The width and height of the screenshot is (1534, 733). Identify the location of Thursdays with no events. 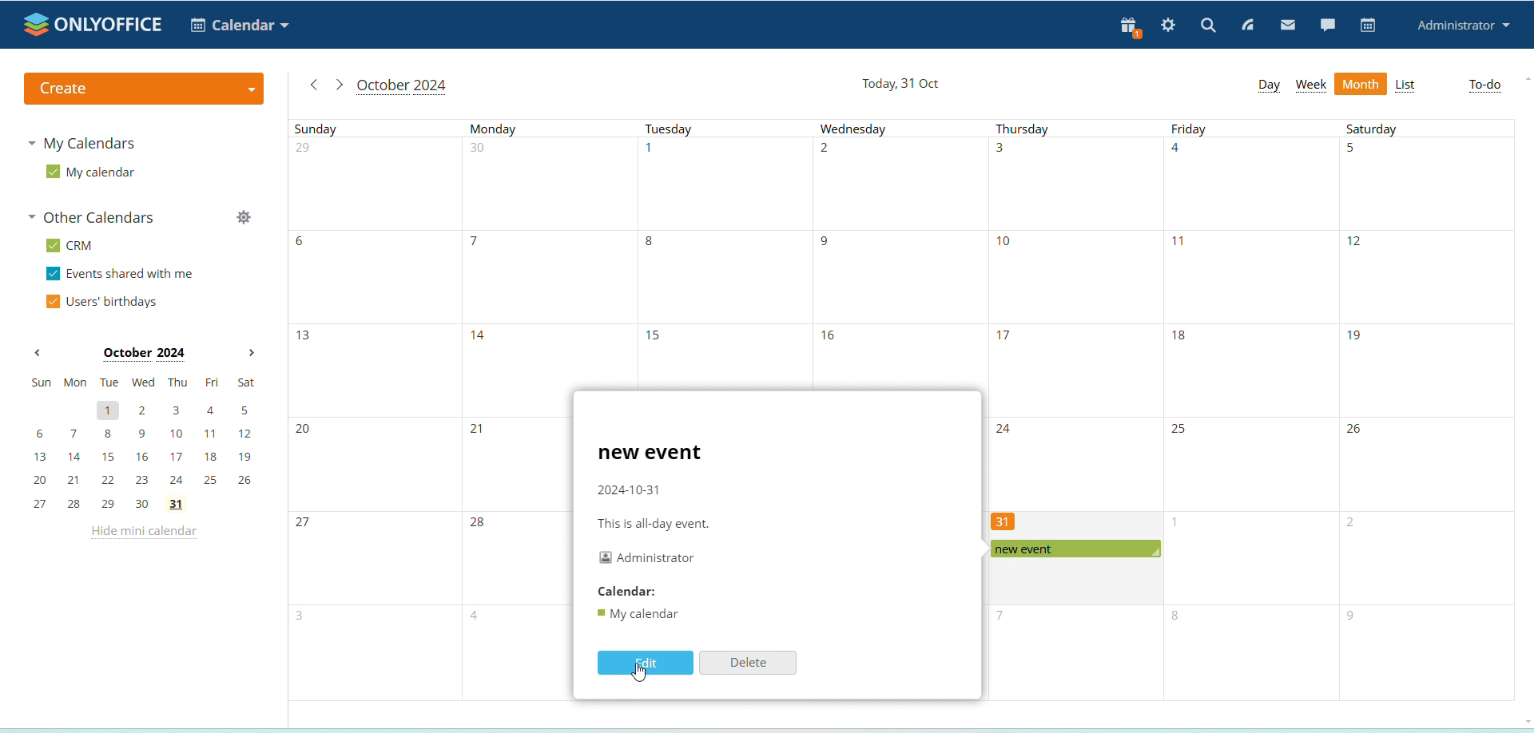
(1074, 315).